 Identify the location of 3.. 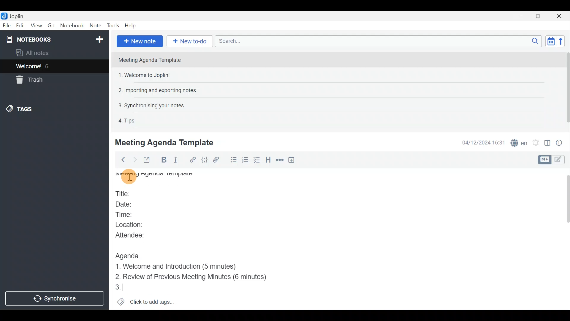
(126, 288).